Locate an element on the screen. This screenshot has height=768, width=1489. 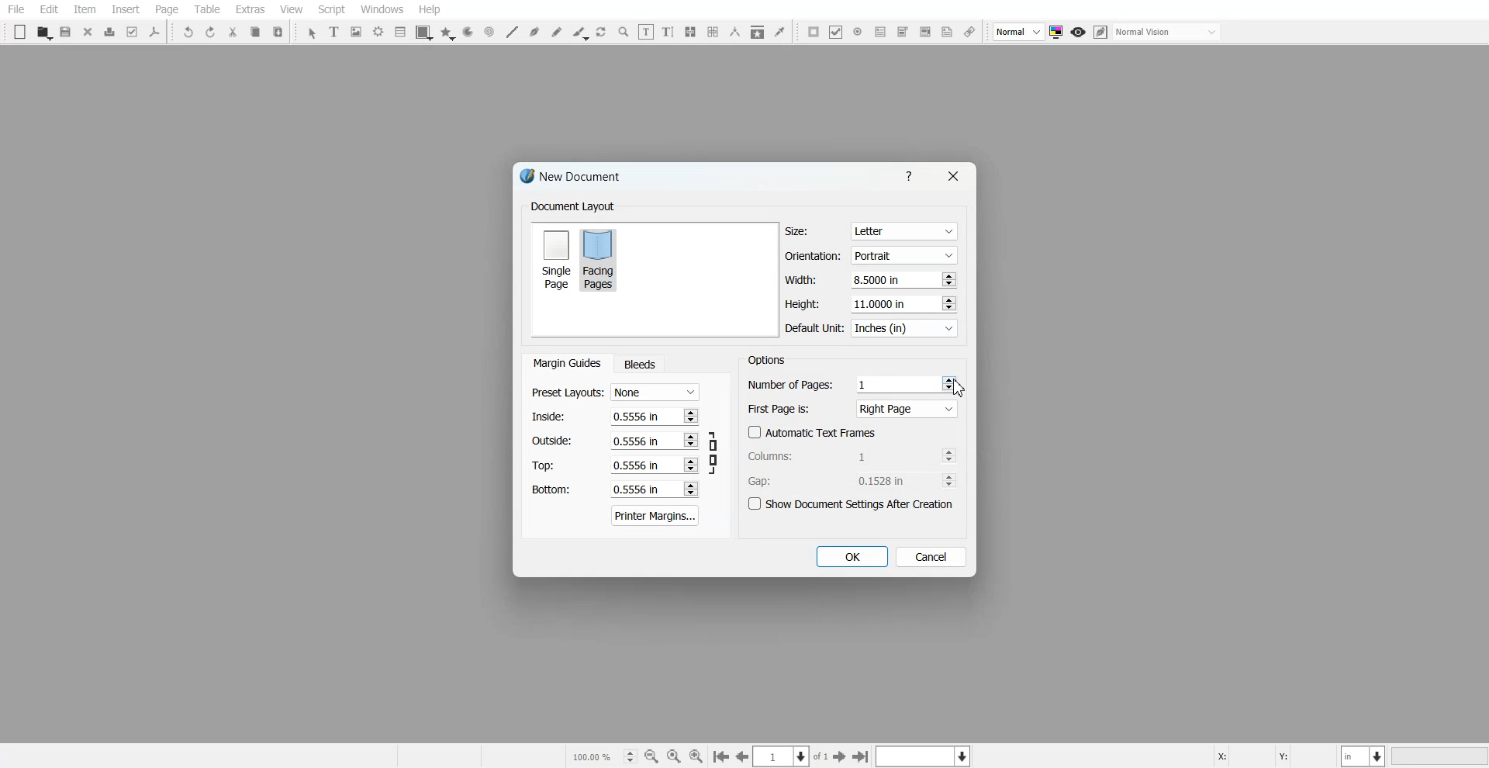
Link Annotation is located at coordinates (969, 33).